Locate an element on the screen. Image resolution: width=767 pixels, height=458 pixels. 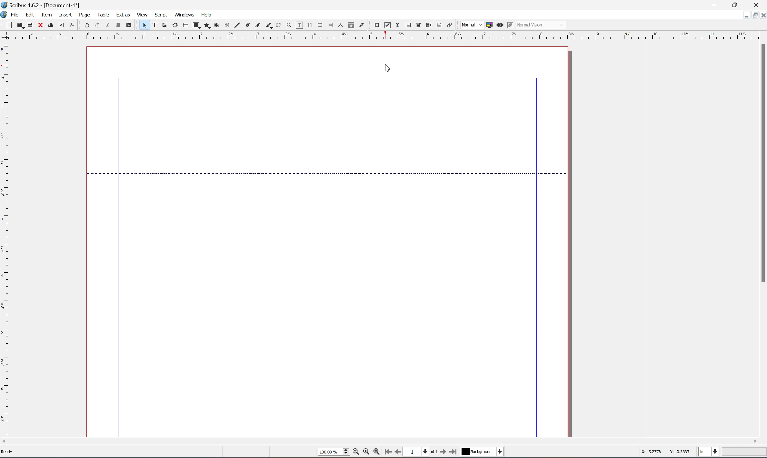
view is located at coordinates (143, 14).